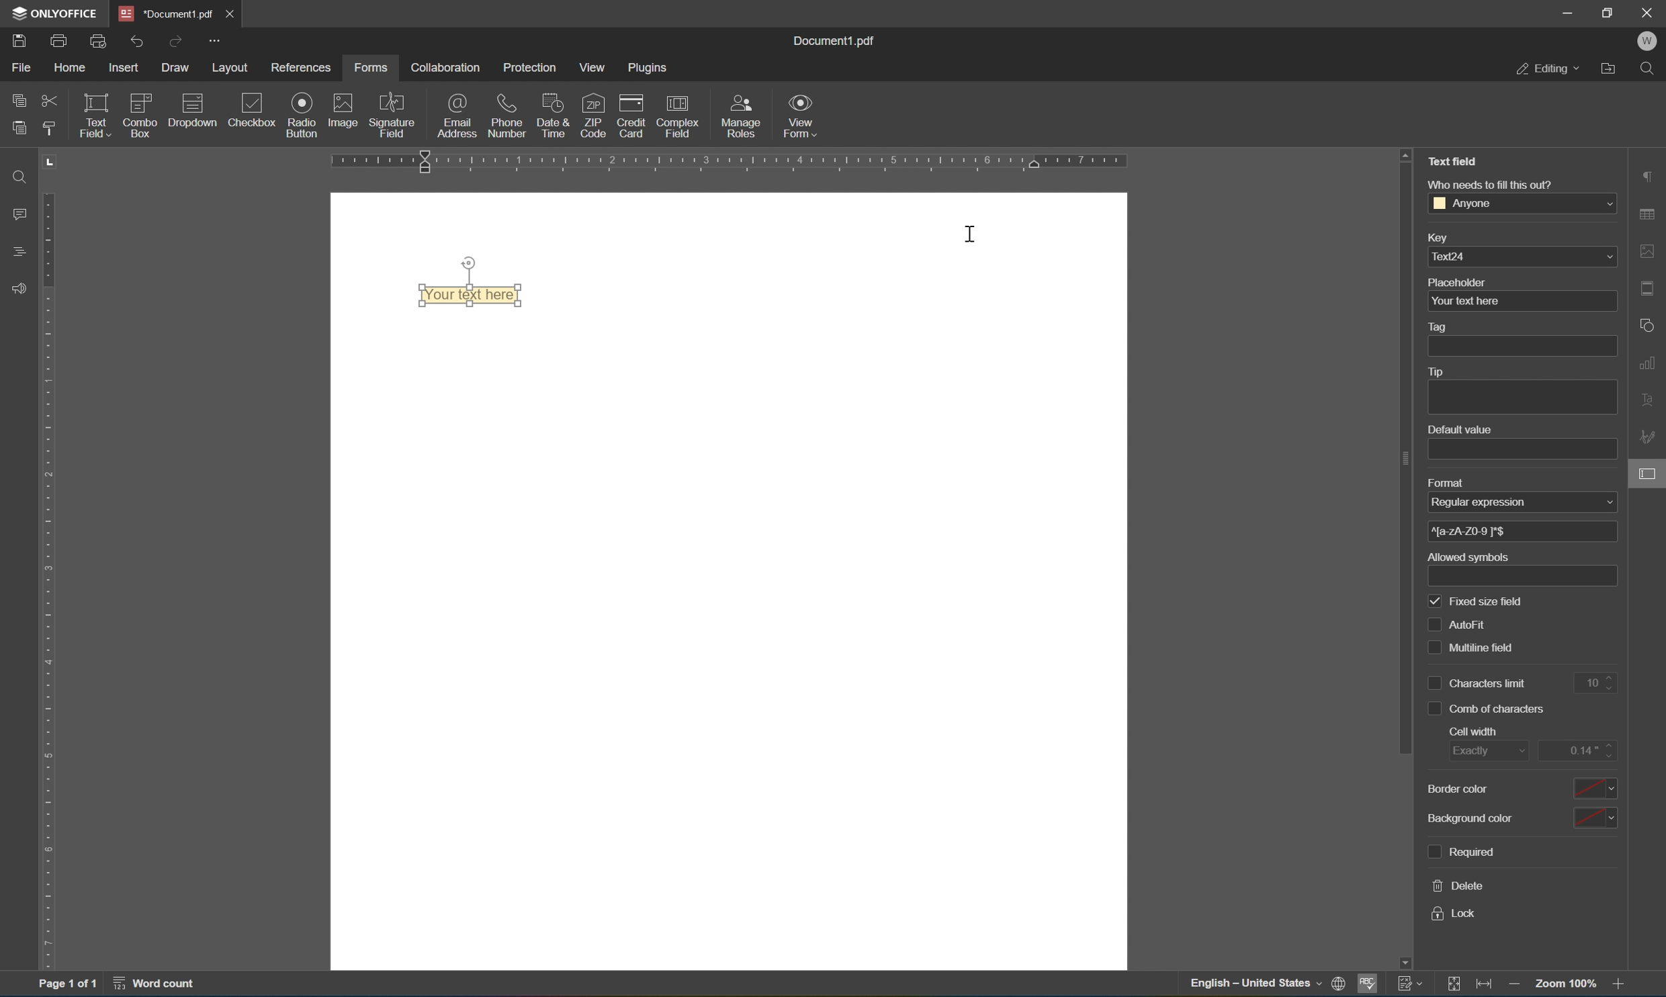 Image resolution: width=1666 pixels, height=997 pixels. I want to click on phone number, so click(507, 114).